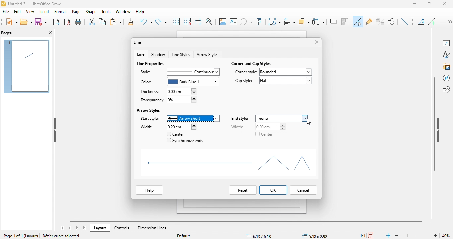 The width and height of the screenshot is (453, 239). What do you see at coordinates (406, 22) in the screenshot?
I see `insert line` at bounding box center [406, 22].